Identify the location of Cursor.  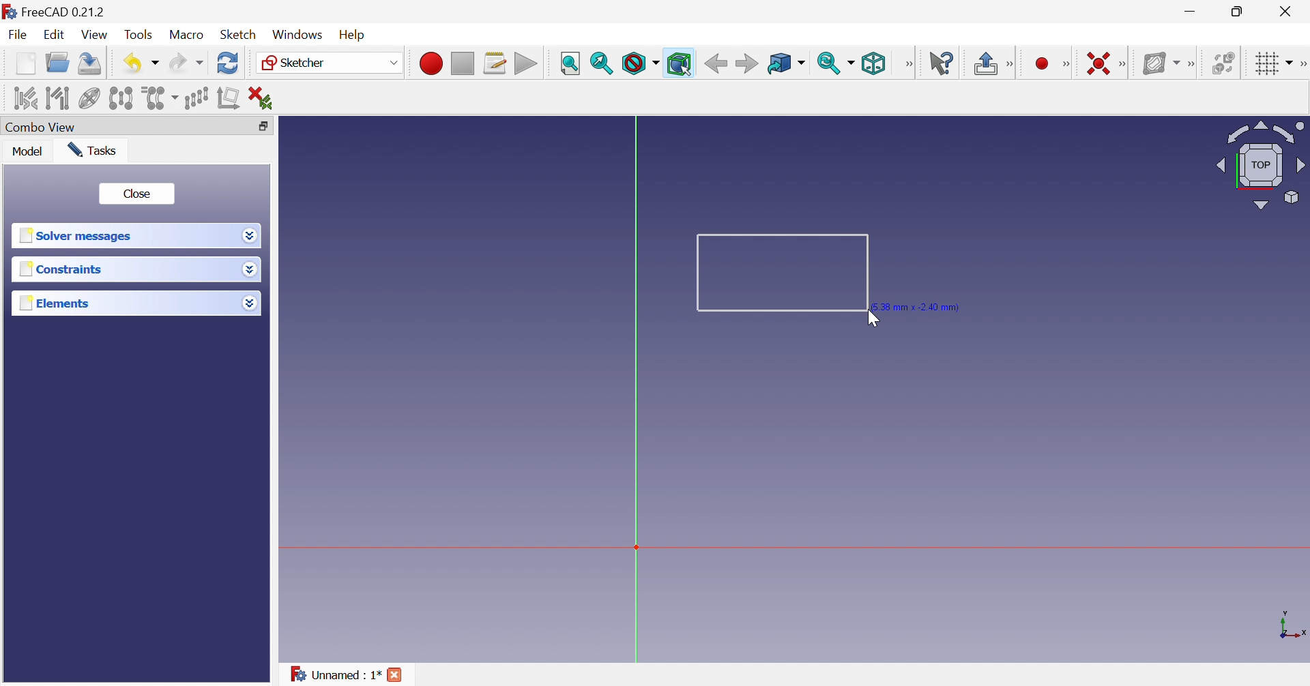
(874, 319).